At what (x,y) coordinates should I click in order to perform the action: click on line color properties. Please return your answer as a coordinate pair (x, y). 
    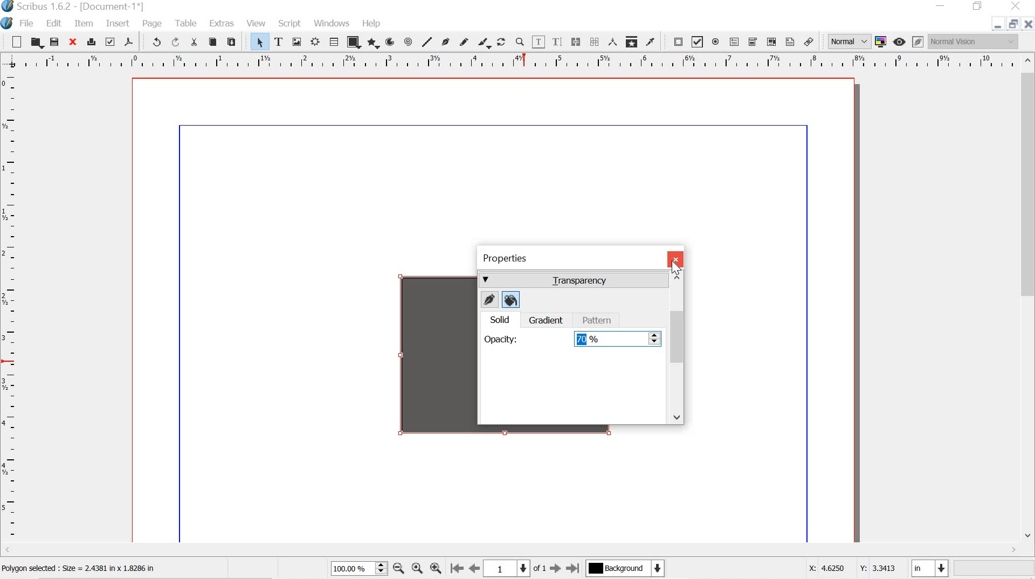
    Looking at the image, I should click on (490, 300).